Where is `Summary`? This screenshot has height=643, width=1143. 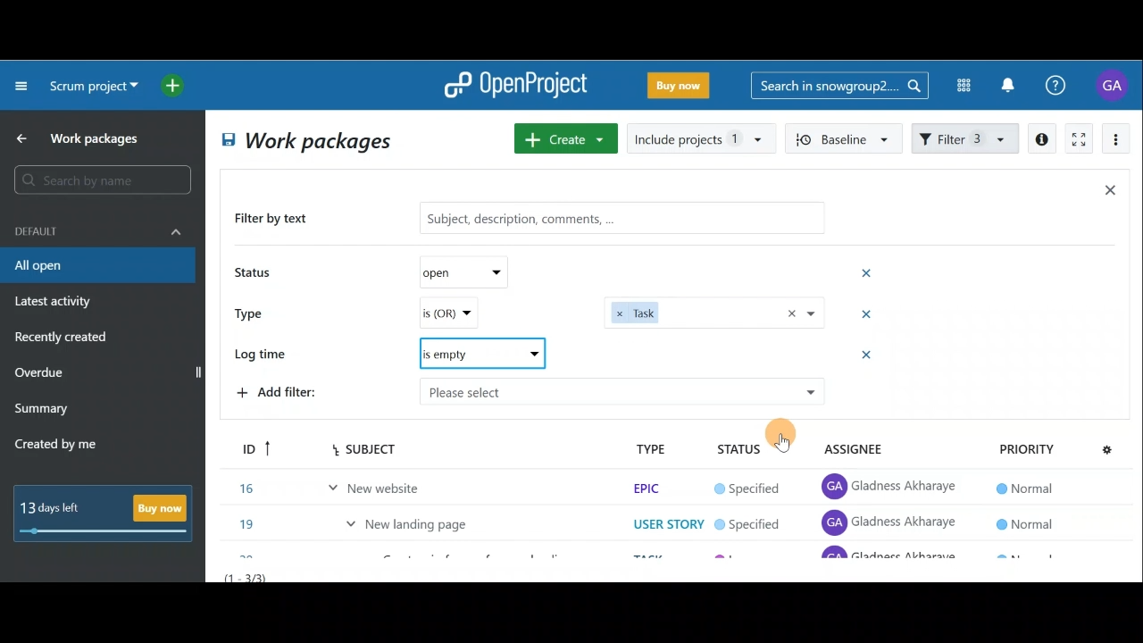 Summary is located at coordinates (42, 411).